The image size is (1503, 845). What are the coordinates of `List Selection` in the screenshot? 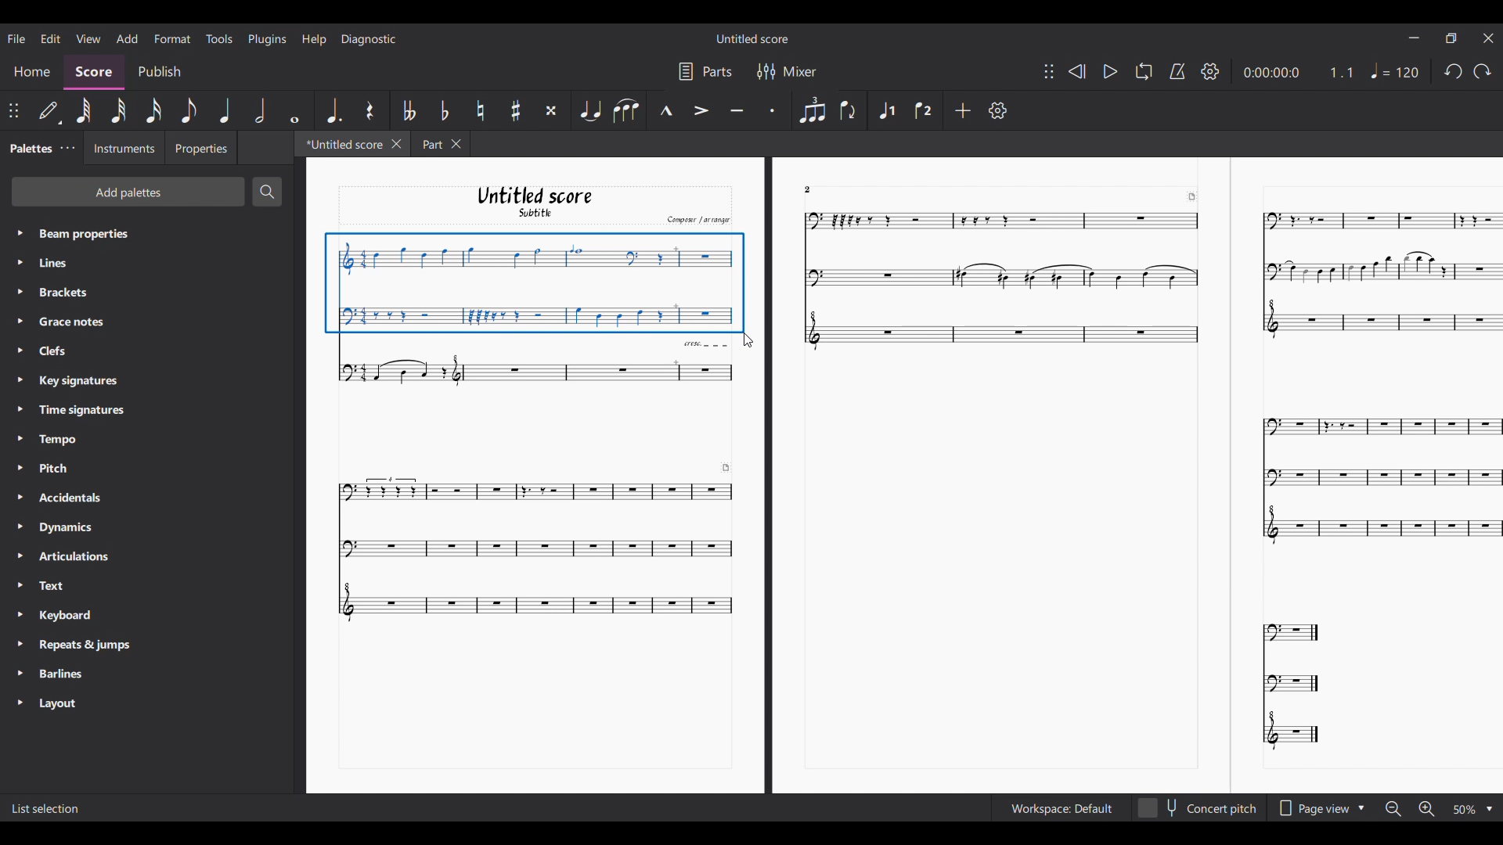 It's located at (50, 807).